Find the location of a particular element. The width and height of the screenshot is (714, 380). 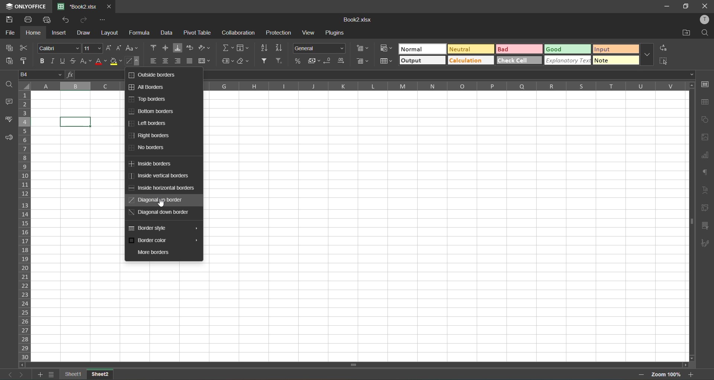

inside vertical borders is located at coordinates (159, 177).